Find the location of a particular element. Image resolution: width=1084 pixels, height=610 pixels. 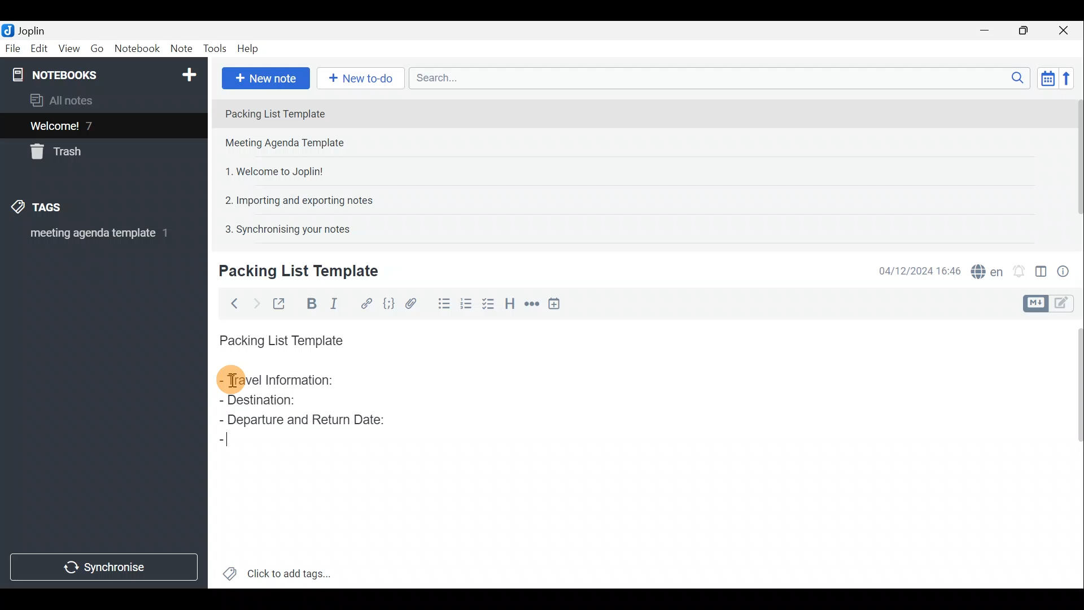

Scroll bar is located at coordinates (1073, 165).